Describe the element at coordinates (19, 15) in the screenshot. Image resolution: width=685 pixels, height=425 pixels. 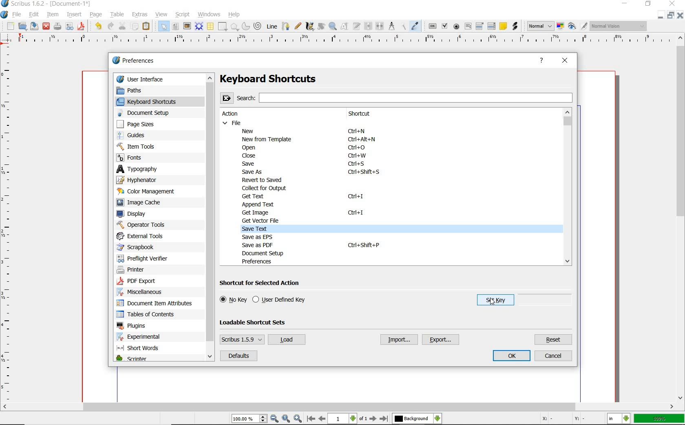
I see `file` at that location.